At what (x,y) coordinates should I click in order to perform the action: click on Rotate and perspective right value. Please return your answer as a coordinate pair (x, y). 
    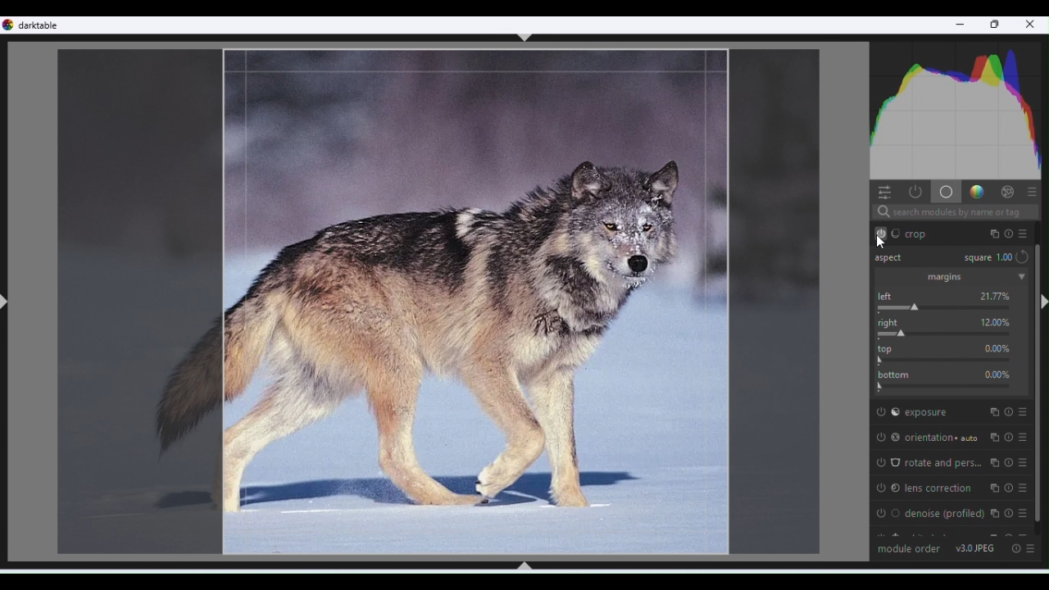
    Looking at the image, I should click on (953, 334).